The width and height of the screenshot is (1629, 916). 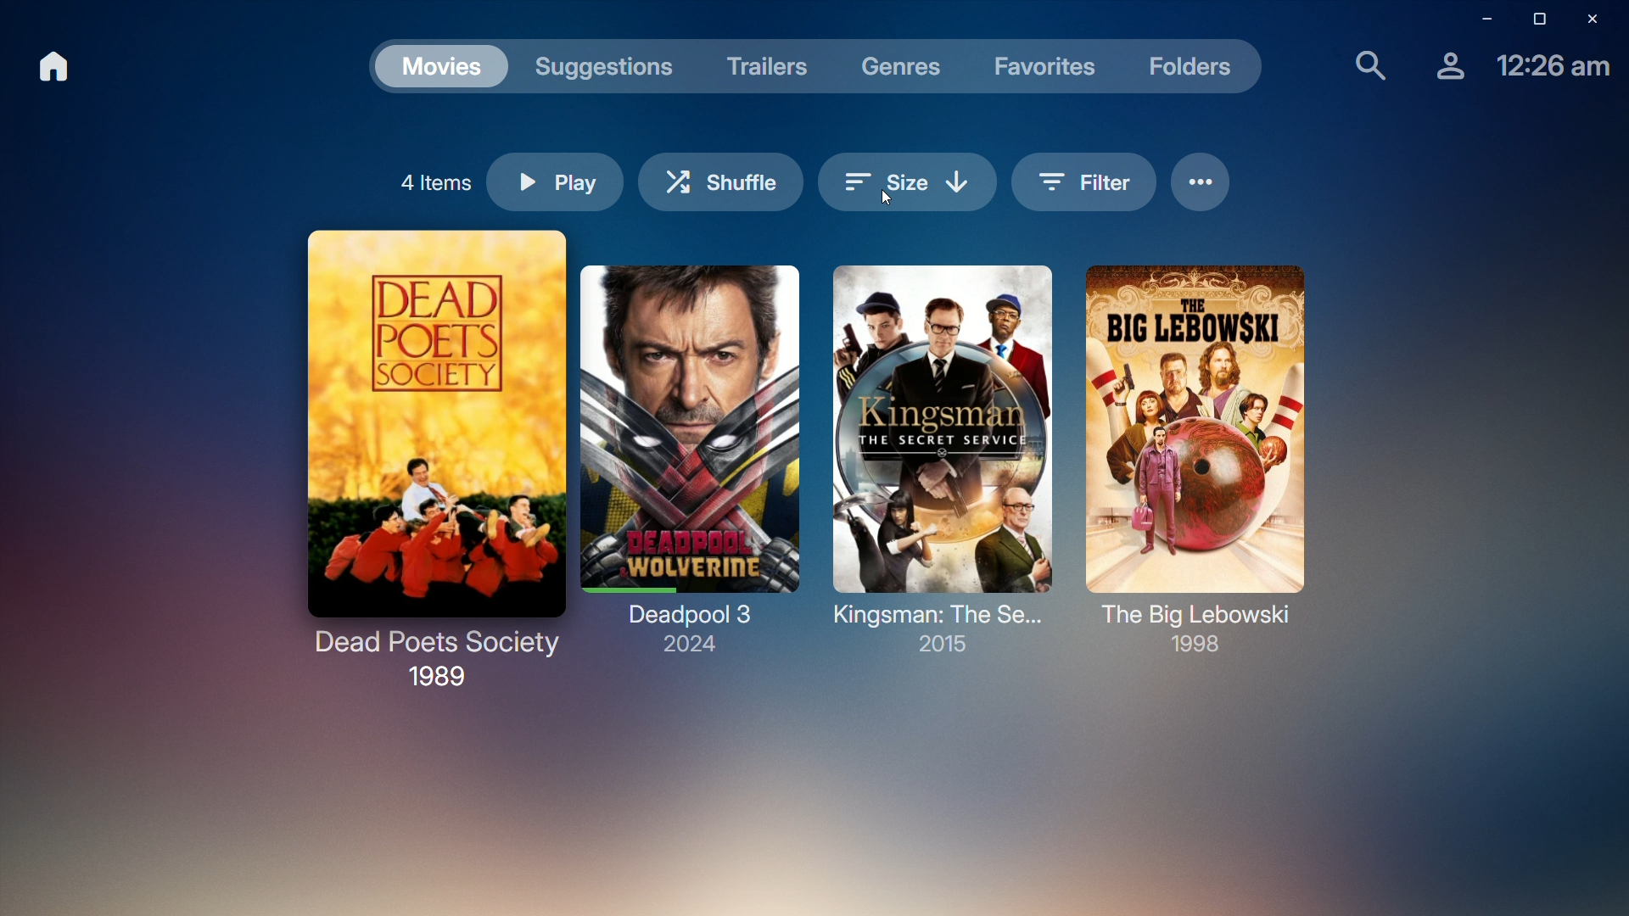 I want to click on Size, so click(x=907, y=165).